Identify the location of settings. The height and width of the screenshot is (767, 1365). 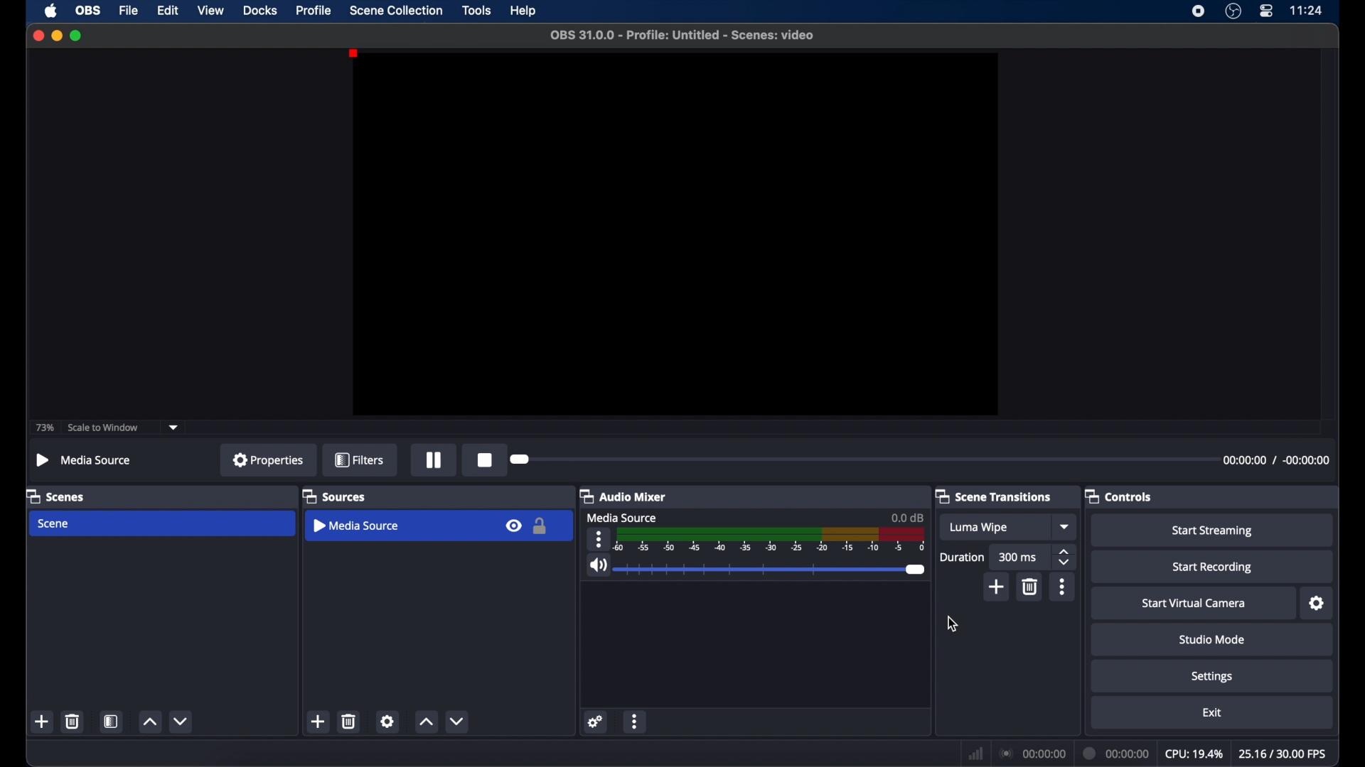
(387, 721).